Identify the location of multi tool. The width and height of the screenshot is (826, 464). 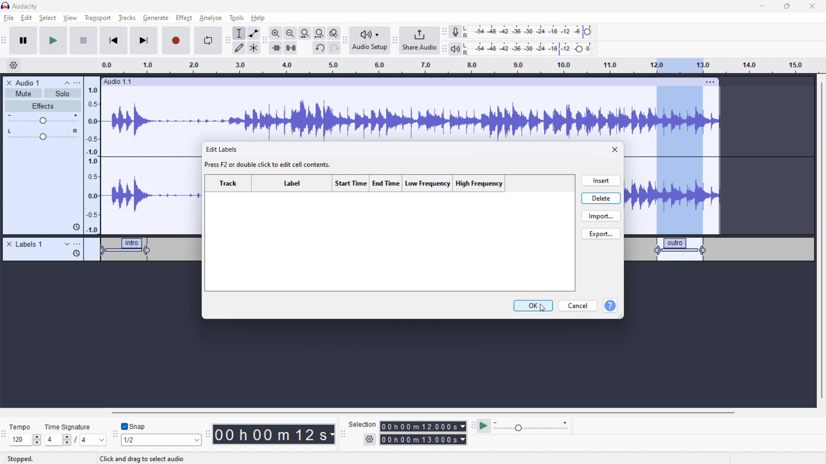
(254, 48).